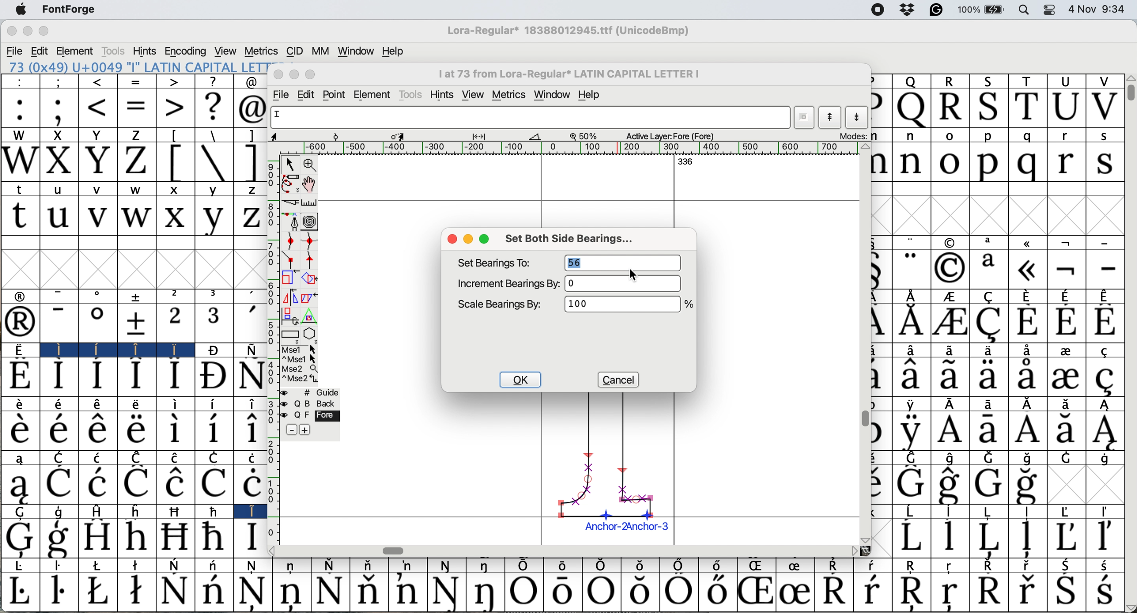 The height and width of the screenshot is (613, 1137). I want to click on Symbol, so click(174, 537).